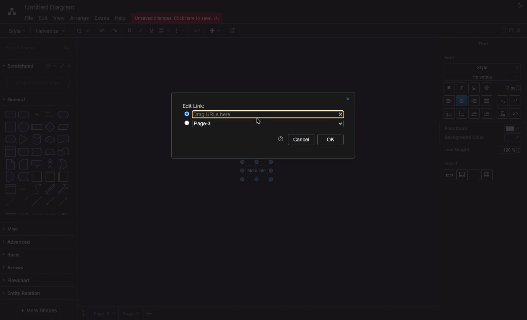 The height and width of the screenshot is (320, 527). I want to click on Helvetica, so click(482, 76).